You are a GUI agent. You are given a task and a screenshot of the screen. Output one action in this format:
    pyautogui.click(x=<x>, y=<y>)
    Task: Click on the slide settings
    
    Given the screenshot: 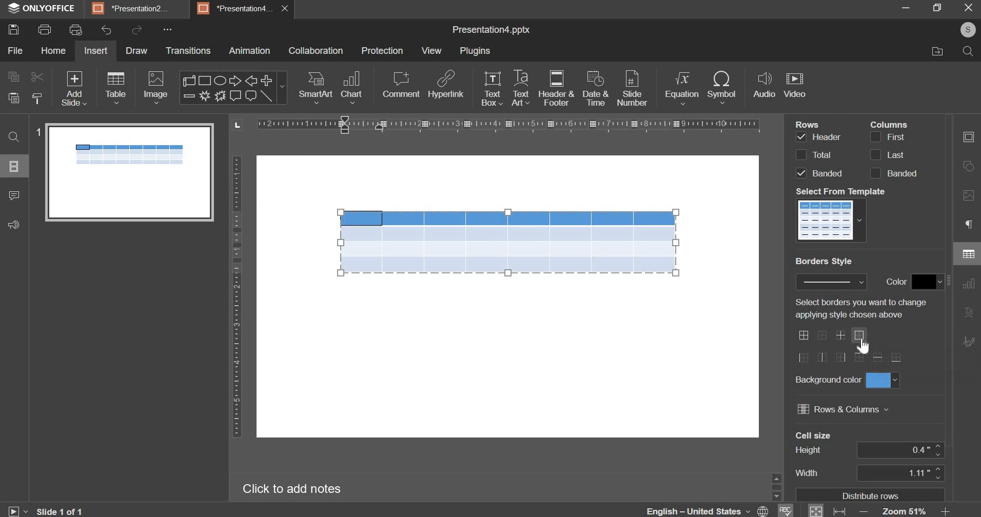 What is the action you would take?
    pyautogui.click(x=969, y=138)
    